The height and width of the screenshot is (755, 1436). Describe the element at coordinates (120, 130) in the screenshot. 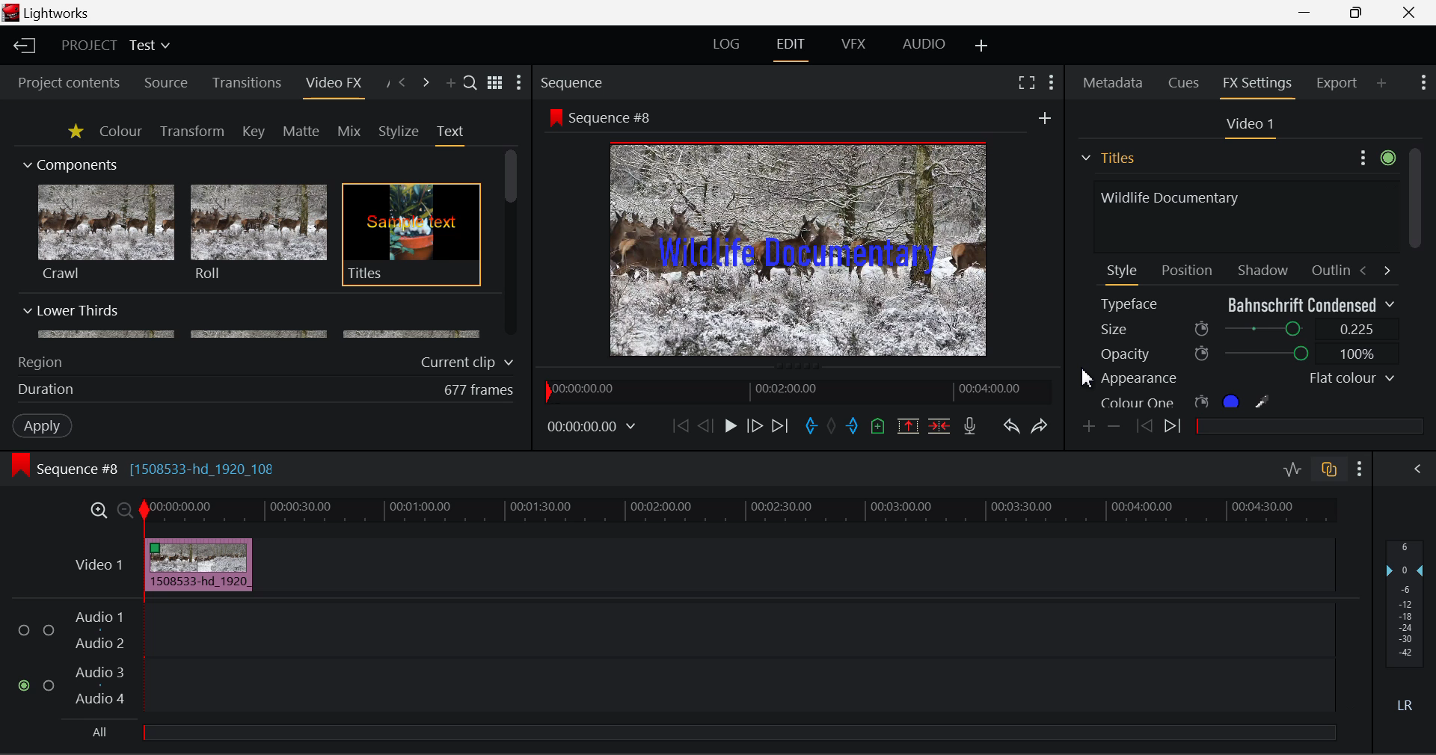

I see `Colour` at that location.